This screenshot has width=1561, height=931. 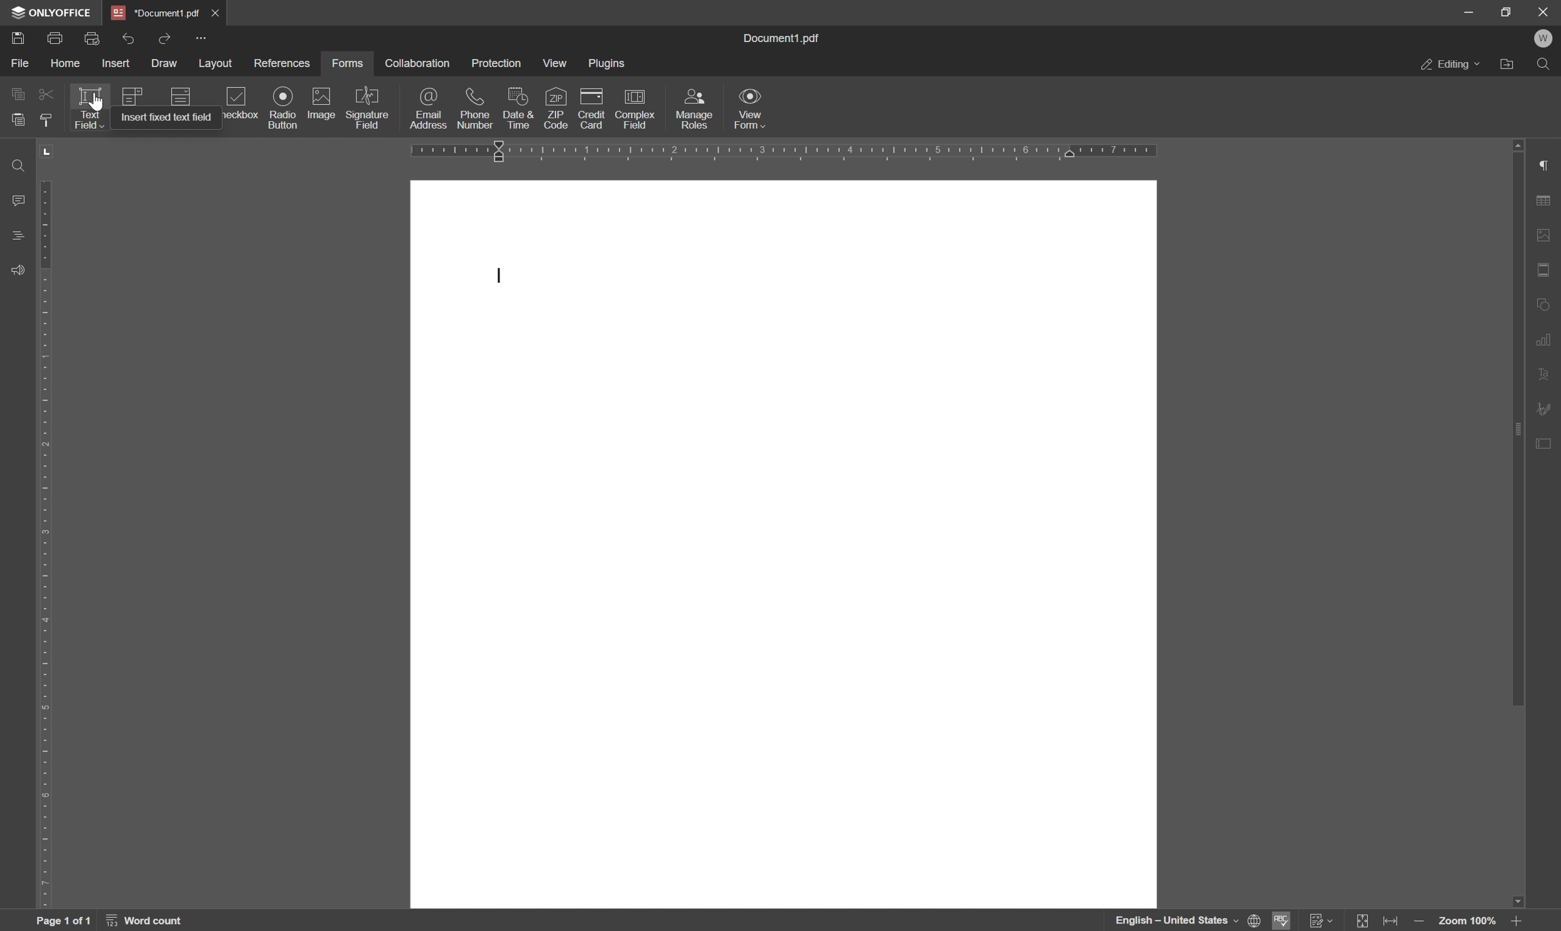 I want to click on complex field, so click(x=638, y=107).